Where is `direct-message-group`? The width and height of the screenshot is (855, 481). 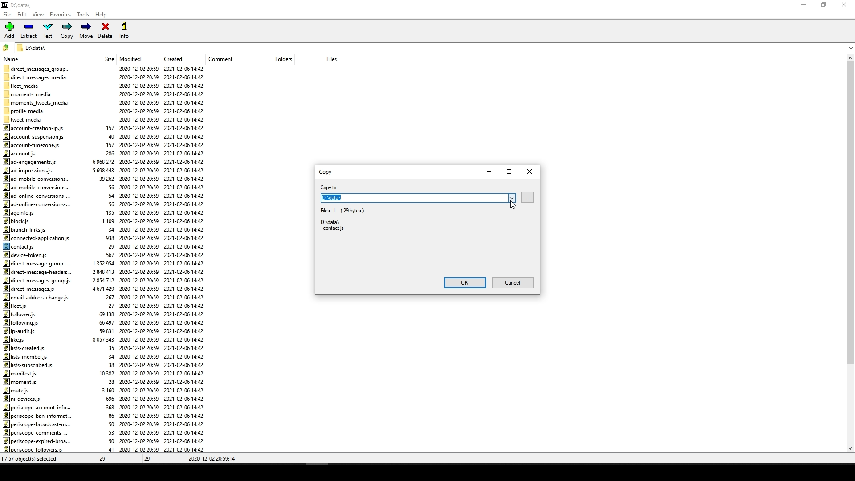
direct-message-group is located at coordinates (39, 264).